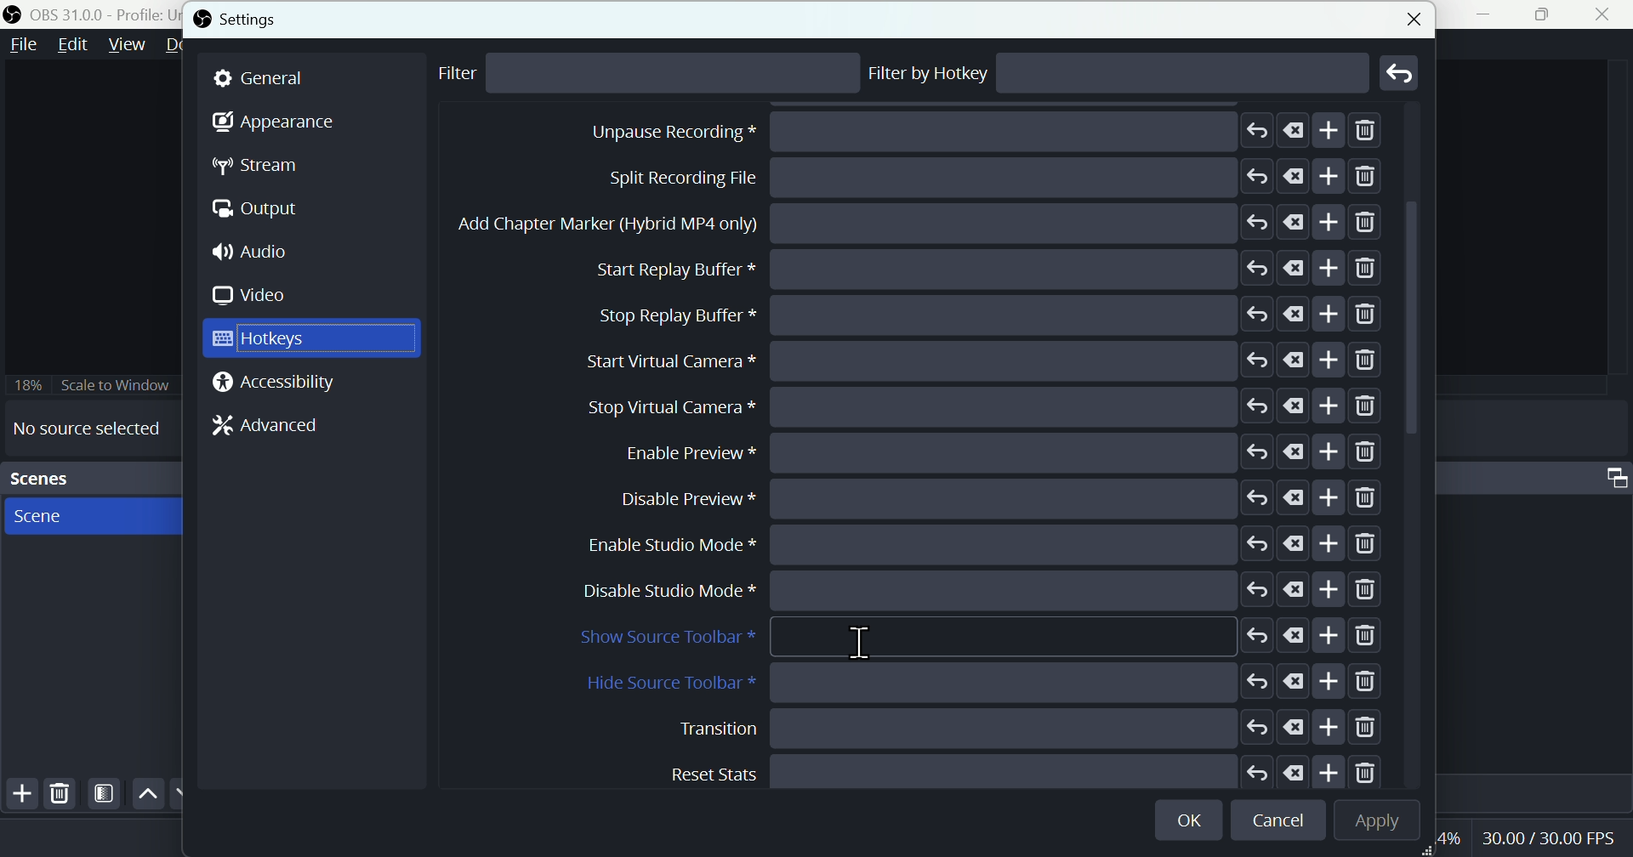  Describe the element at coordinates (1374, 821) in the screenshot. I see `Apply` at that location.